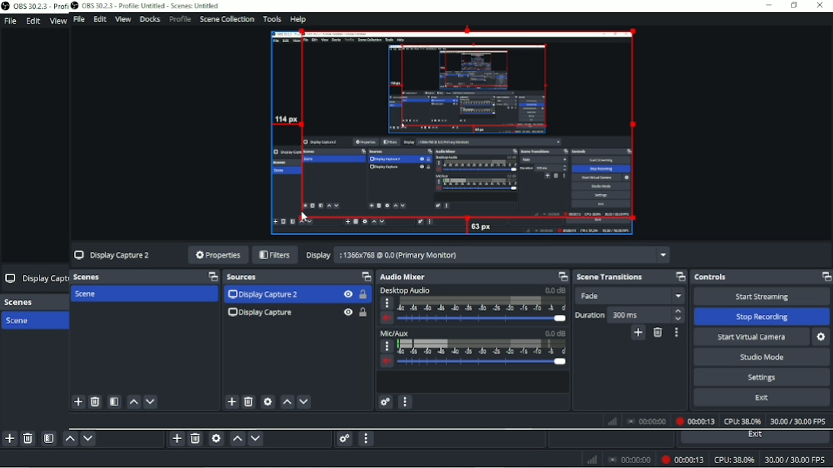 This screenshot has height=468, width=833. Describe the element at coordinates (307, 402) in the screenshot. I see `Down` at that location.